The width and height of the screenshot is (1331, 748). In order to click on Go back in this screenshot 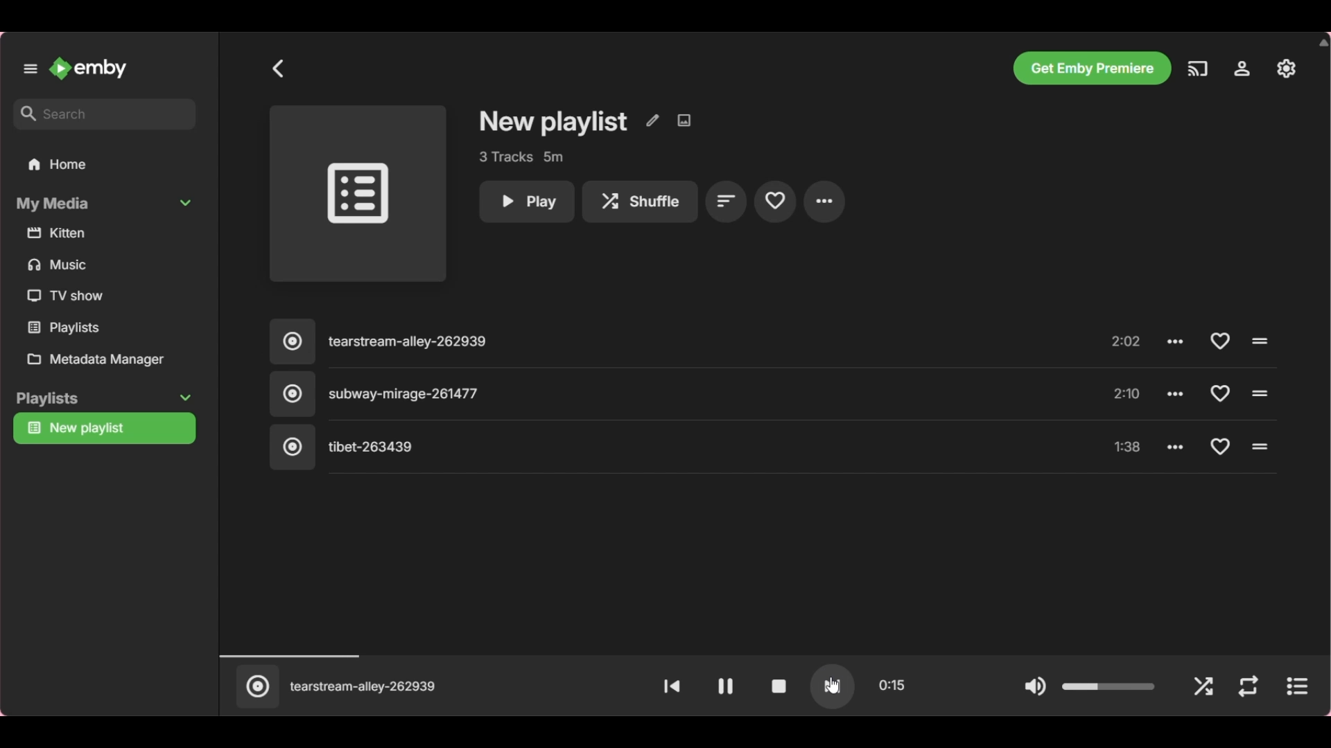, I will do `click(277, 68)`.